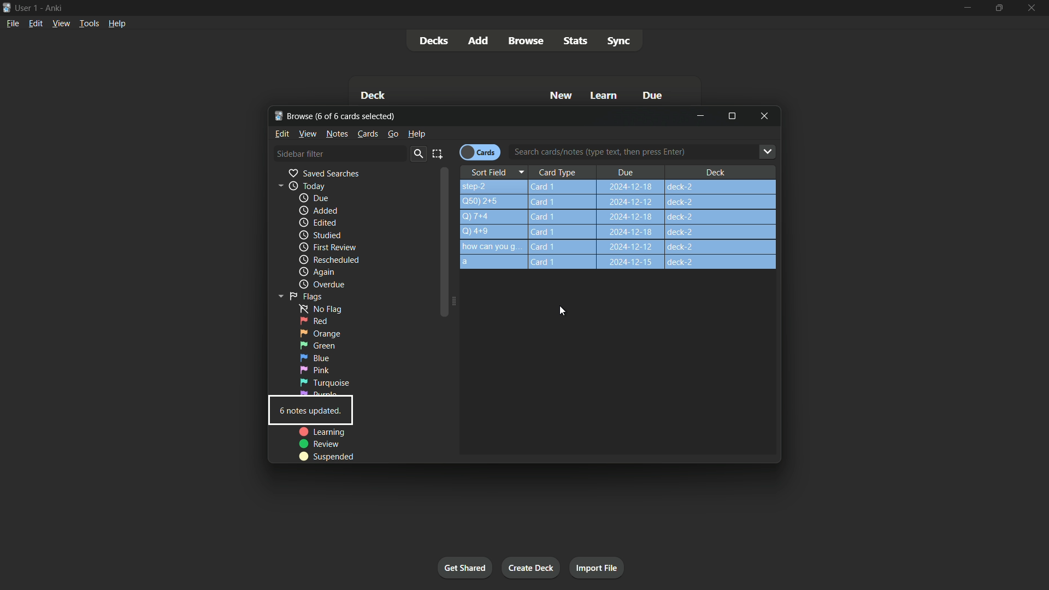 The width and height of the screenshot is (1049, 590). I want to click on File menu, so click(11, 25).